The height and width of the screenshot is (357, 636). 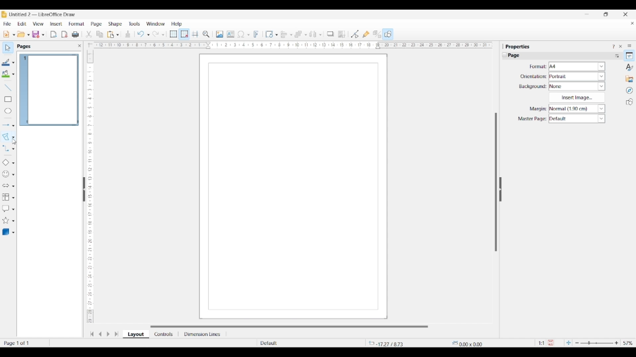 What do you see at coordinates (4, 163) in the screenshot?
I see `Selected basic shape` at bounding box center [4, 163].